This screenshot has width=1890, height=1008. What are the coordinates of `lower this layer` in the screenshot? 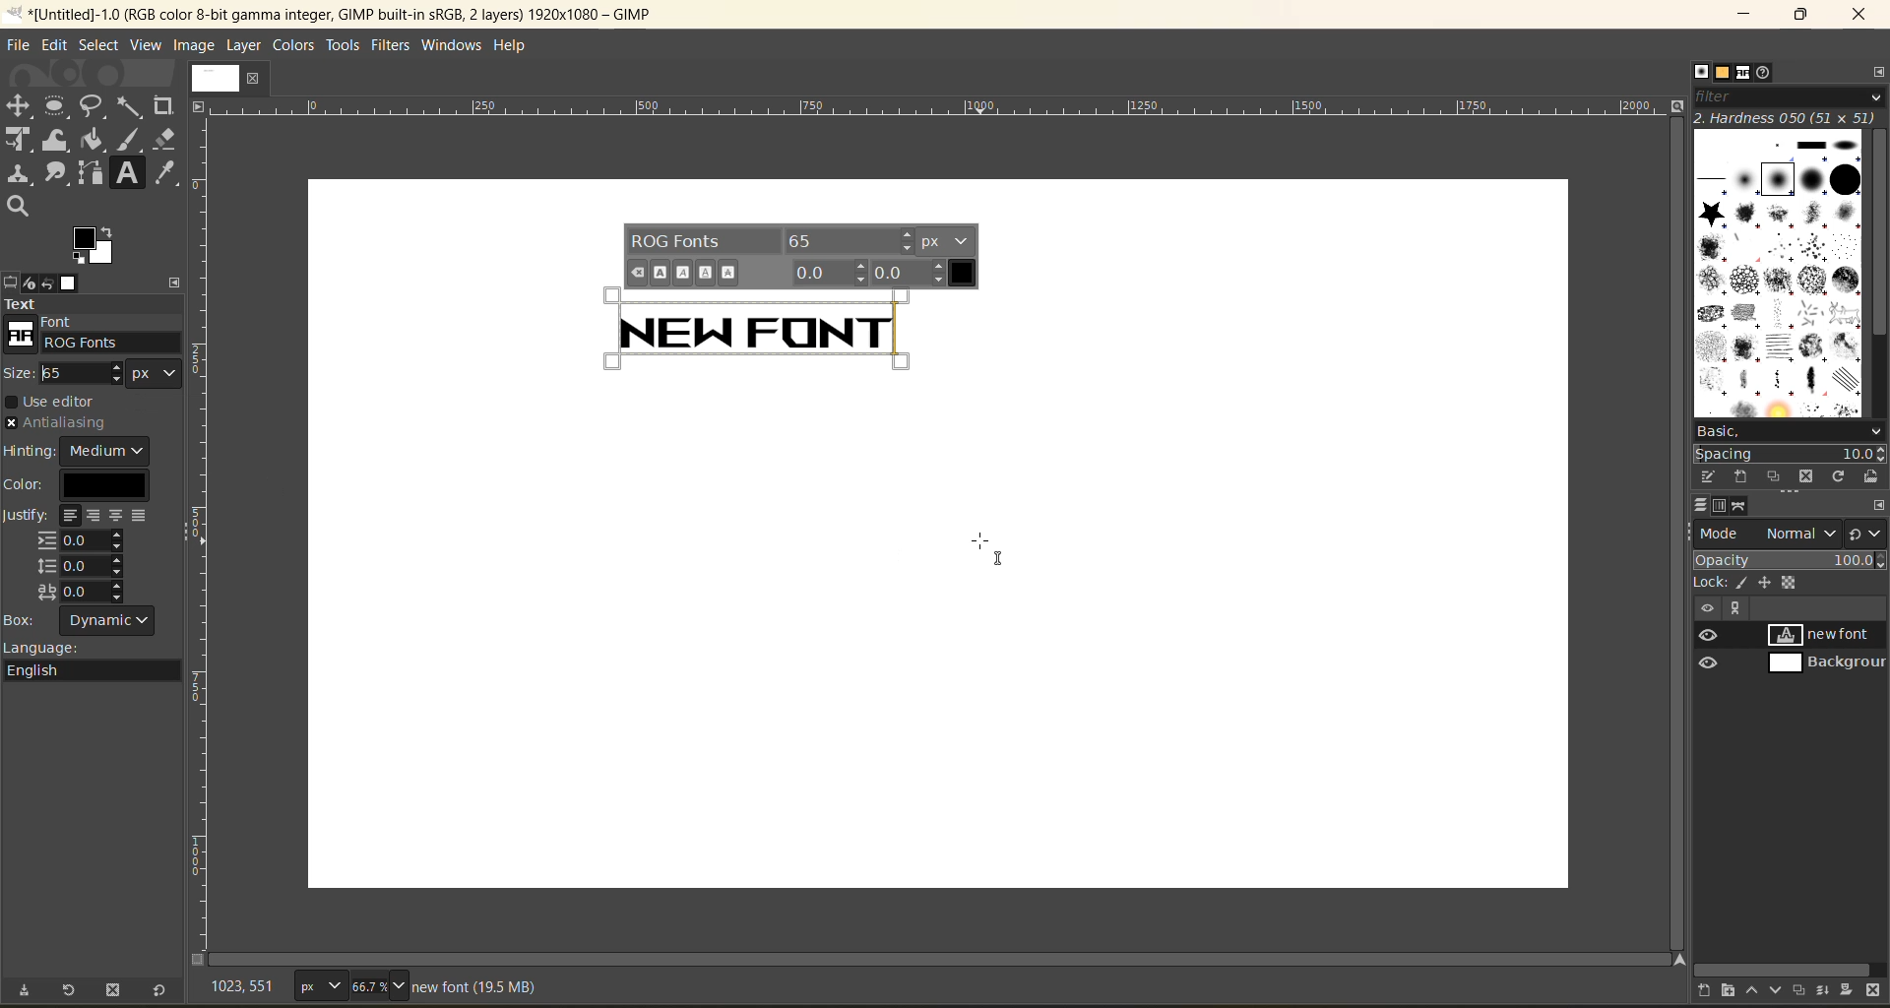 It's located at (1782, 987).